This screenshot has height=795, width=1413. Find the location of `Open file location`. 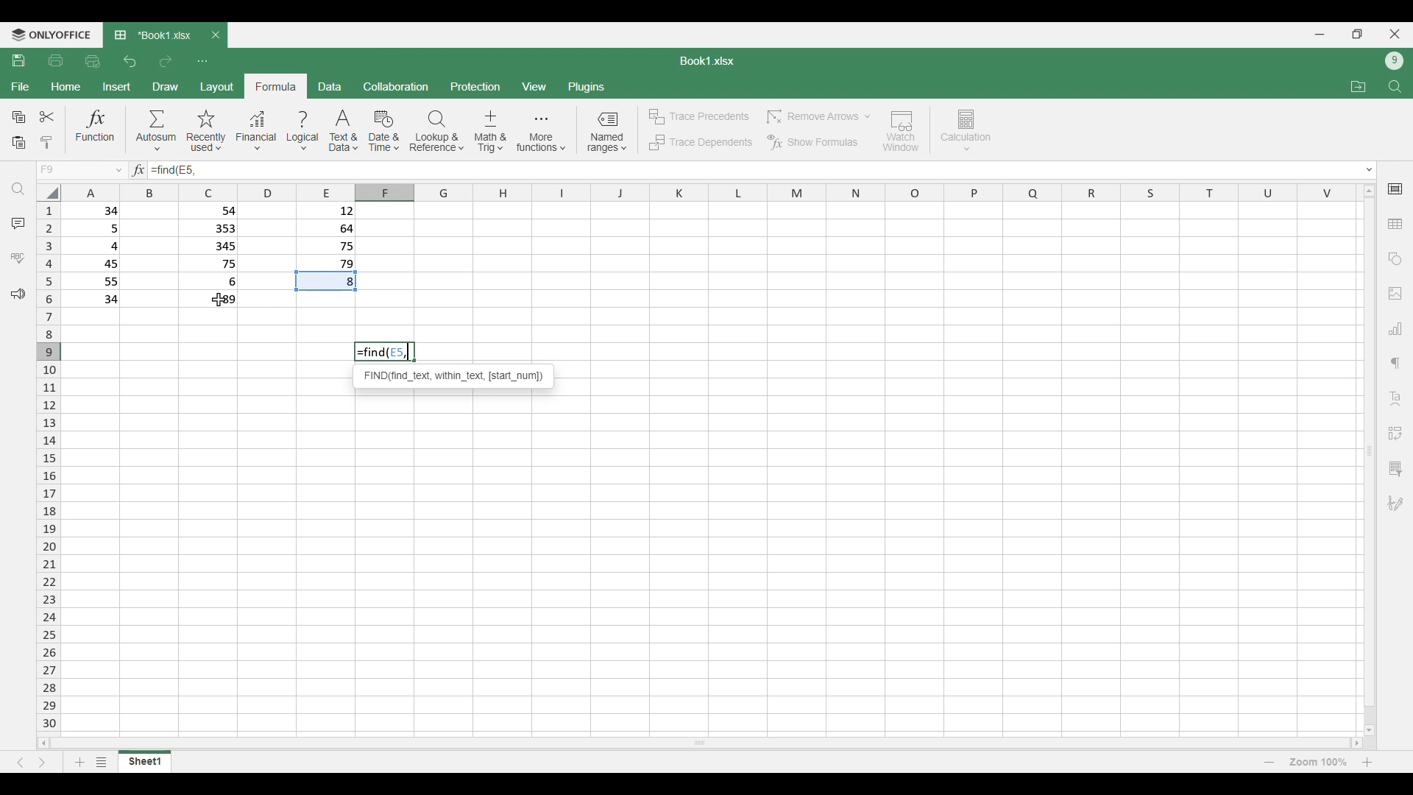

Open file location is located at coordinates (1359, 87).